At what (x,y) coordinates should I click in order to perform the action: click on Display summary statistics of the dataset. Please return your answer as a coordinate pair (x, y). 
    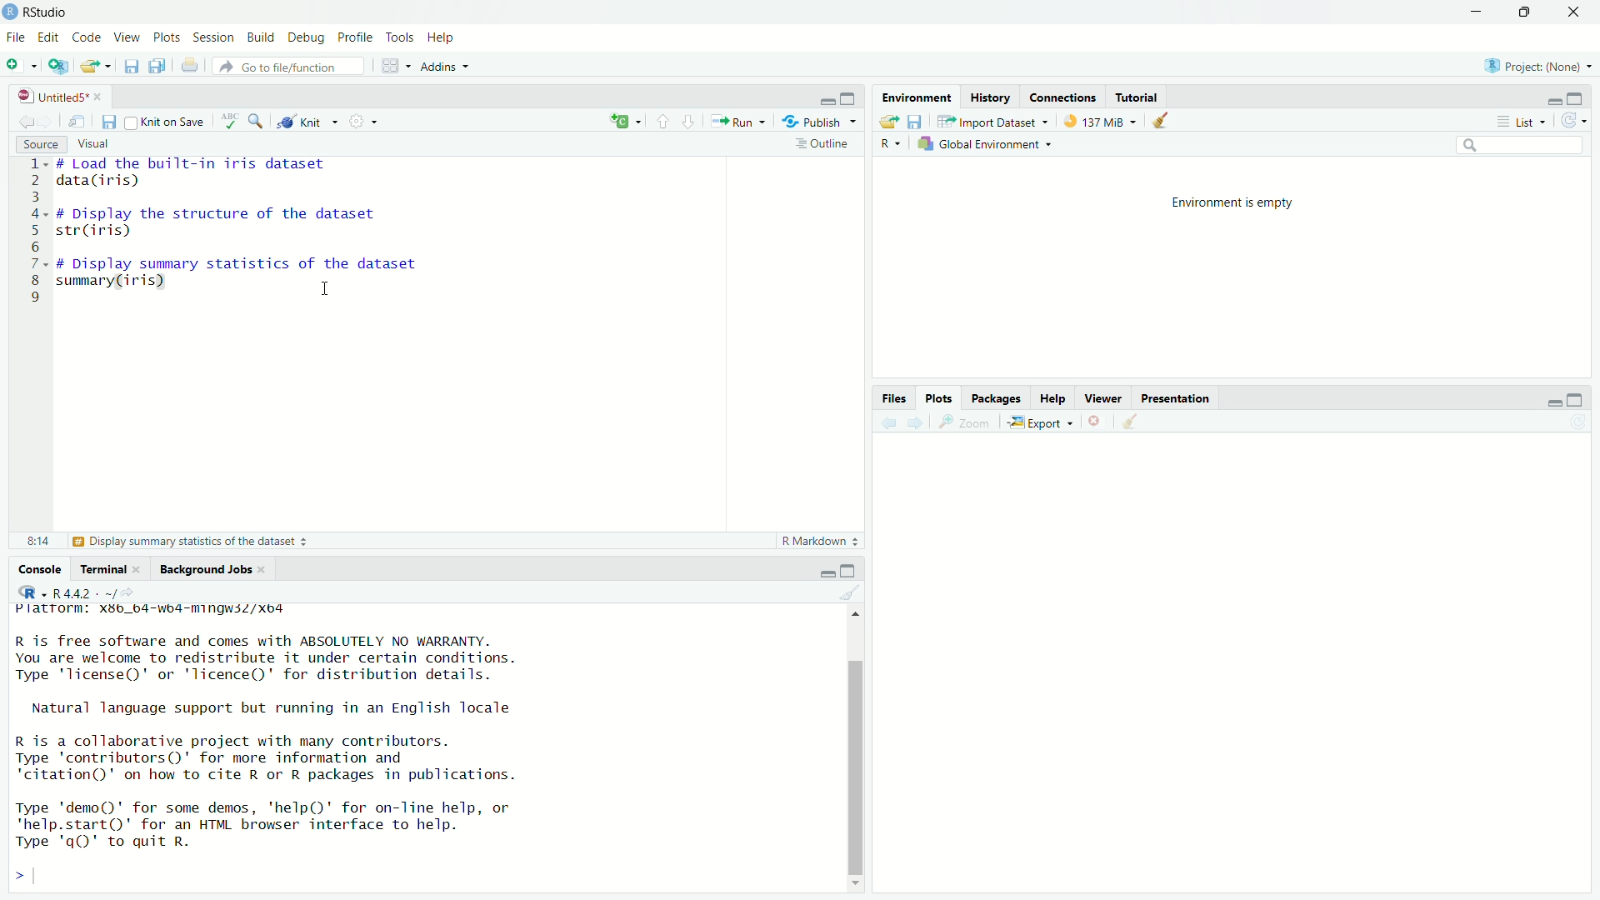
    Looking at the image, I should click on (189, 541).